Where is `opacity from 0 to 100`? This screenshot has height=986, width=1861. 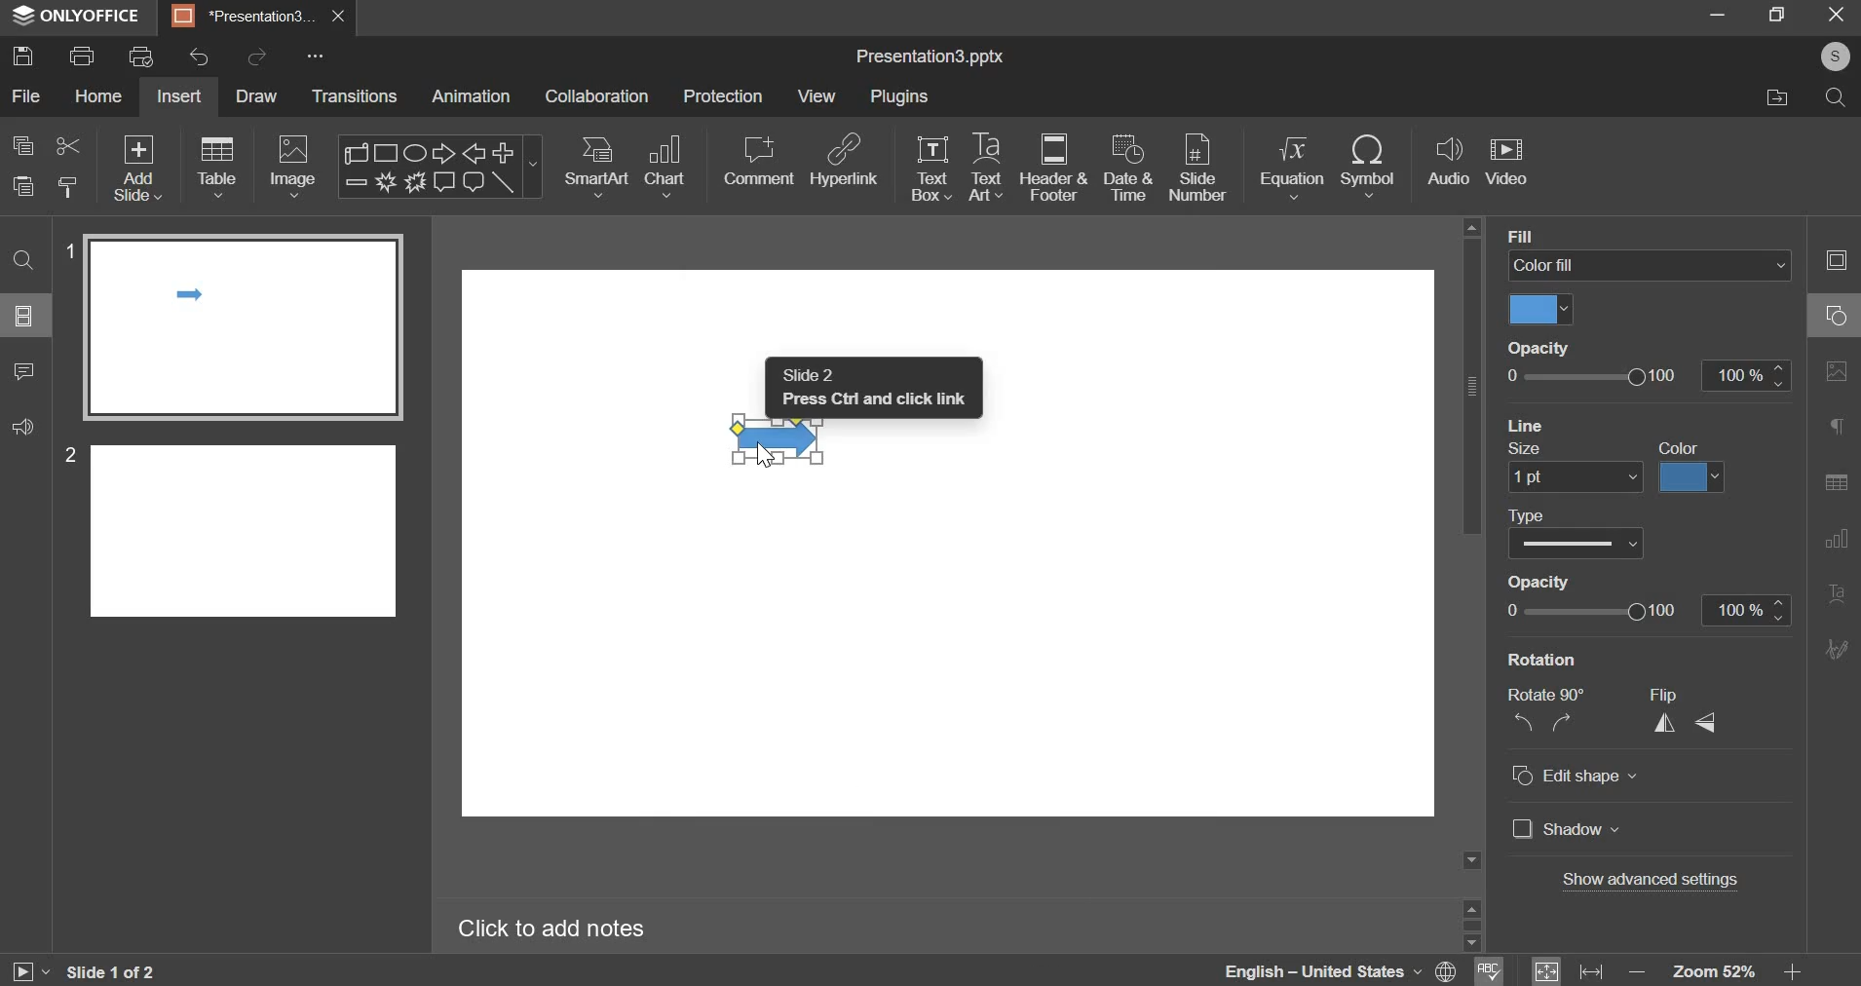
opacity from 0 to 100 is located at coordinates (1591, 610).